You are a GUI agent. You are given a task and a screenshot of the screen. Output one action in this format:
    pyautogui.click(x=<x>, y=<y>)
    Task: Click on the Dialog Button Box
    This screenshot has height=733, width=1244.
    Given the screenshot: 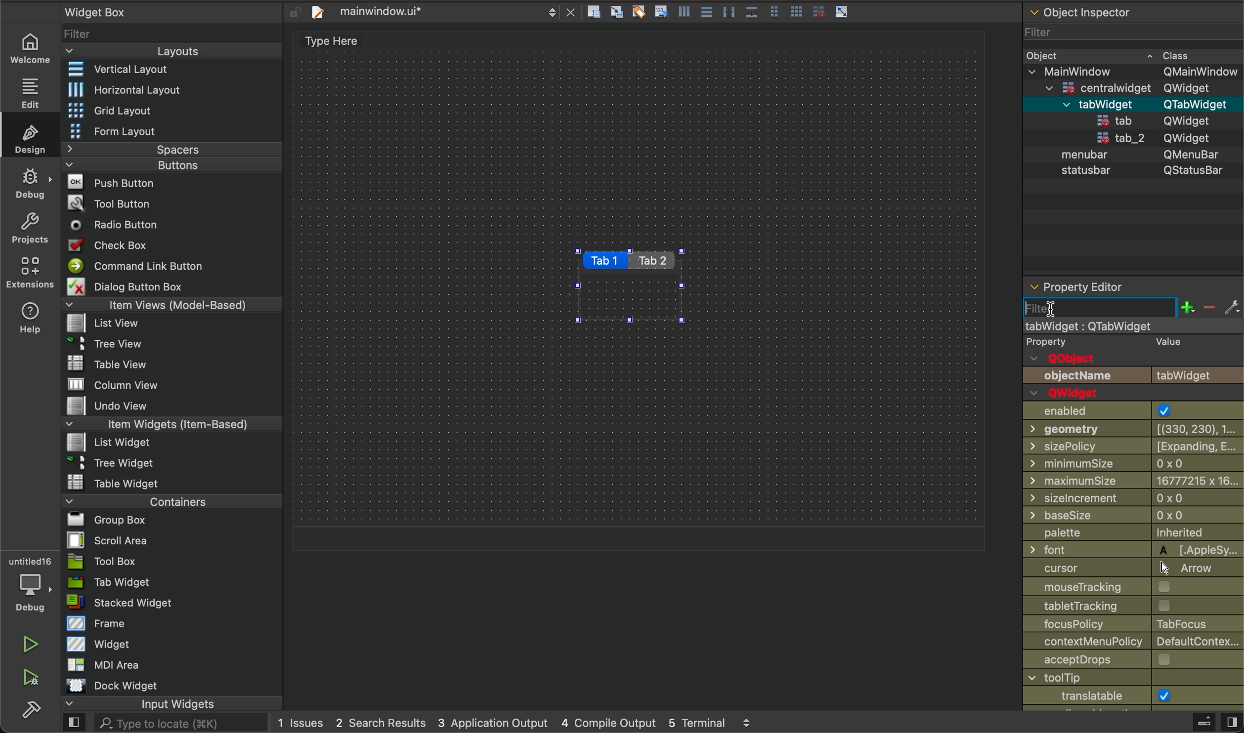 What is the action you would take?
    pyautogui.click(x=121, y=285)
    